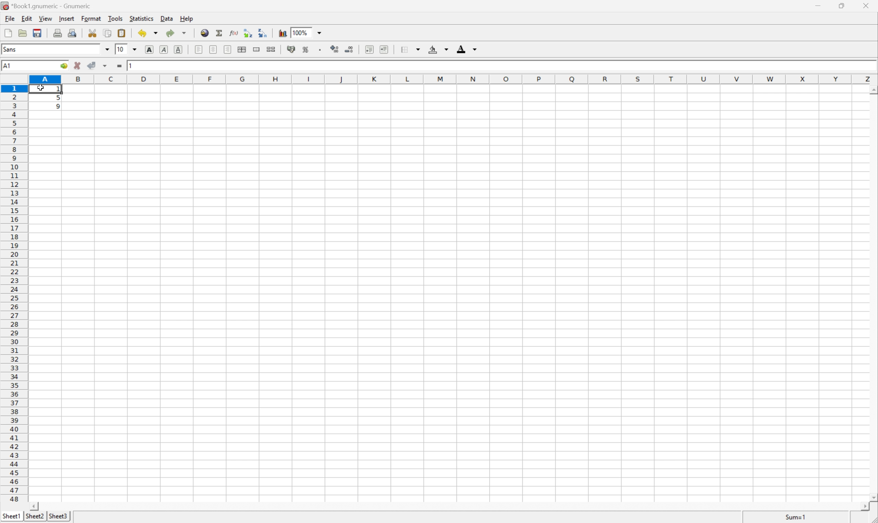  I want to click on format, so click(92, 18).